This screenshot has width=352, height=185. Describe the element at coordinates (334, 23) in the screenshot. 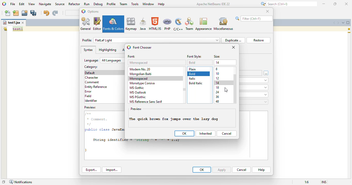

I see `scroll documents left` at that location.